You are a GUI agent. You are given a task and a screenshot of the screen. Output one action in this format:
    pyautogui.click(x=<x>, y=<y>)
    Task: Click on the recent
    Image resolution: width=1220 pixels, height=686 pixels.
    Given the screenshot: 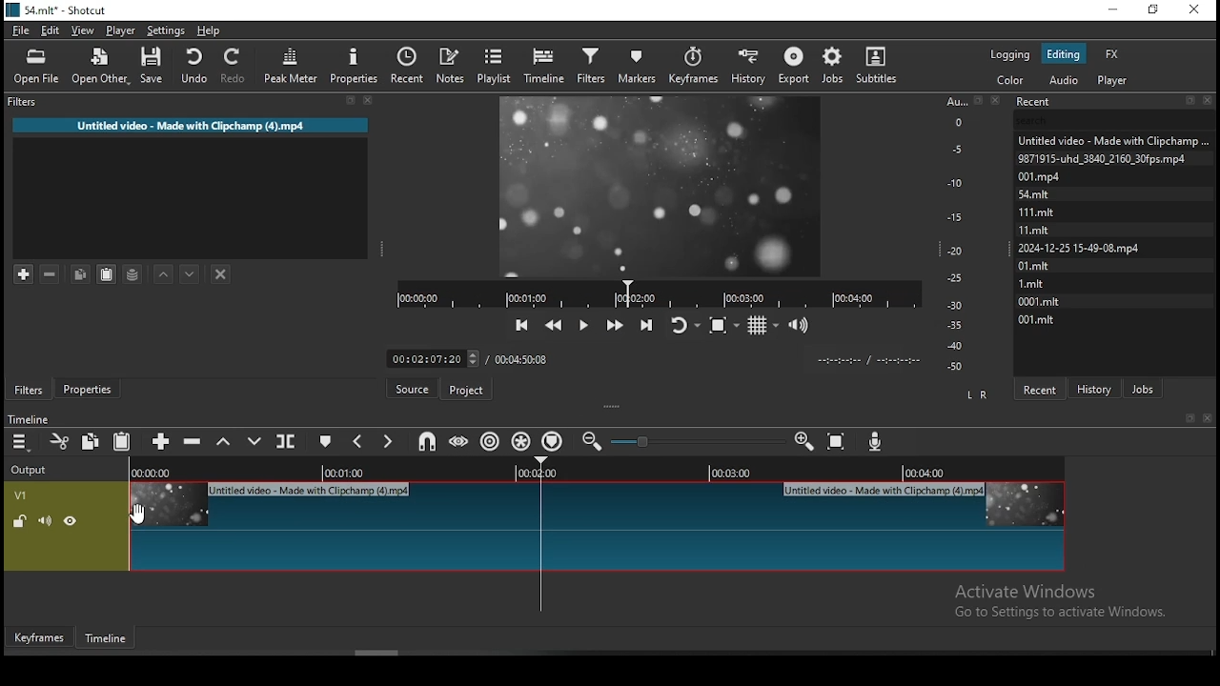 What is the action you would take?
    pyautogui.click(x=1043, y=387)
    